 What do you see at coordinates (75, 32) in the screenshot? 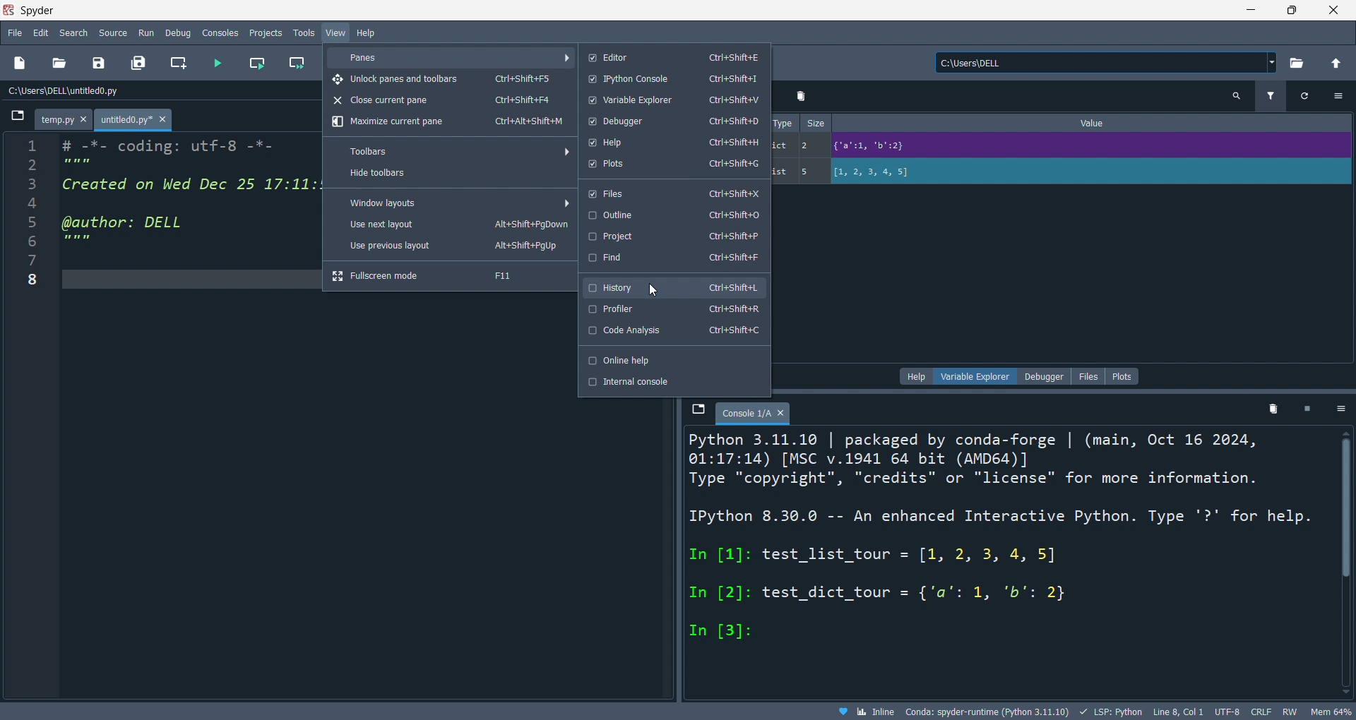
I see `search` at bounding box center [75, 32].